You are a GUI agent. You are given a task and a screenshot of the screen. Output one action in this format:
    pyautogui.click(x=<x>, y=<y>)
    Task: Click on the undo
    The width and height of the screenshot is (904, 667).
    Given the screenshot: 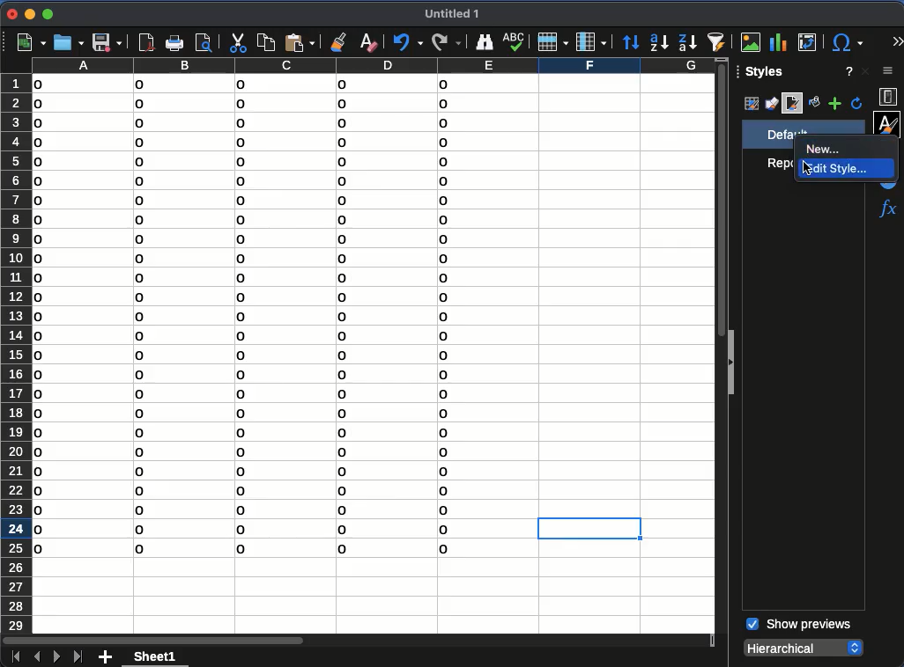 What is the action you would take?
    pyautogui.click(x=408, y=43)
    